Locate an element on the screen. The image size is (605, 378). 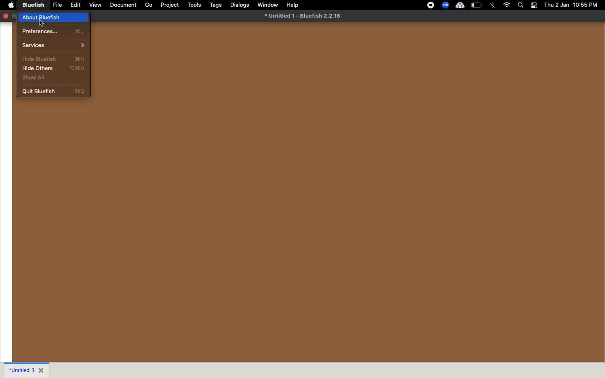
window is located at coordinates (268, 4).